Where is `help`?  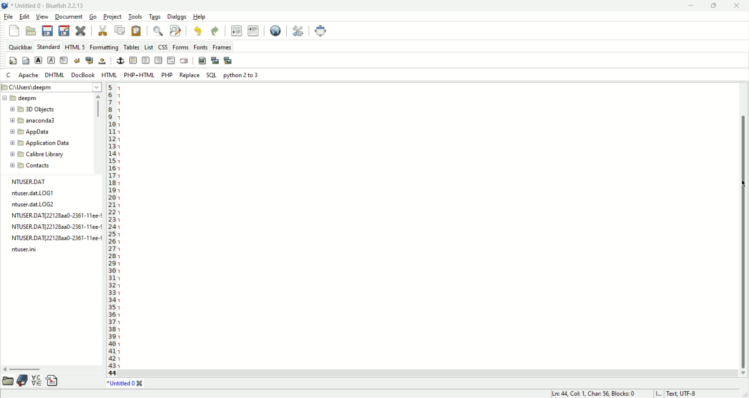 help is located at coordinates (201, 17).